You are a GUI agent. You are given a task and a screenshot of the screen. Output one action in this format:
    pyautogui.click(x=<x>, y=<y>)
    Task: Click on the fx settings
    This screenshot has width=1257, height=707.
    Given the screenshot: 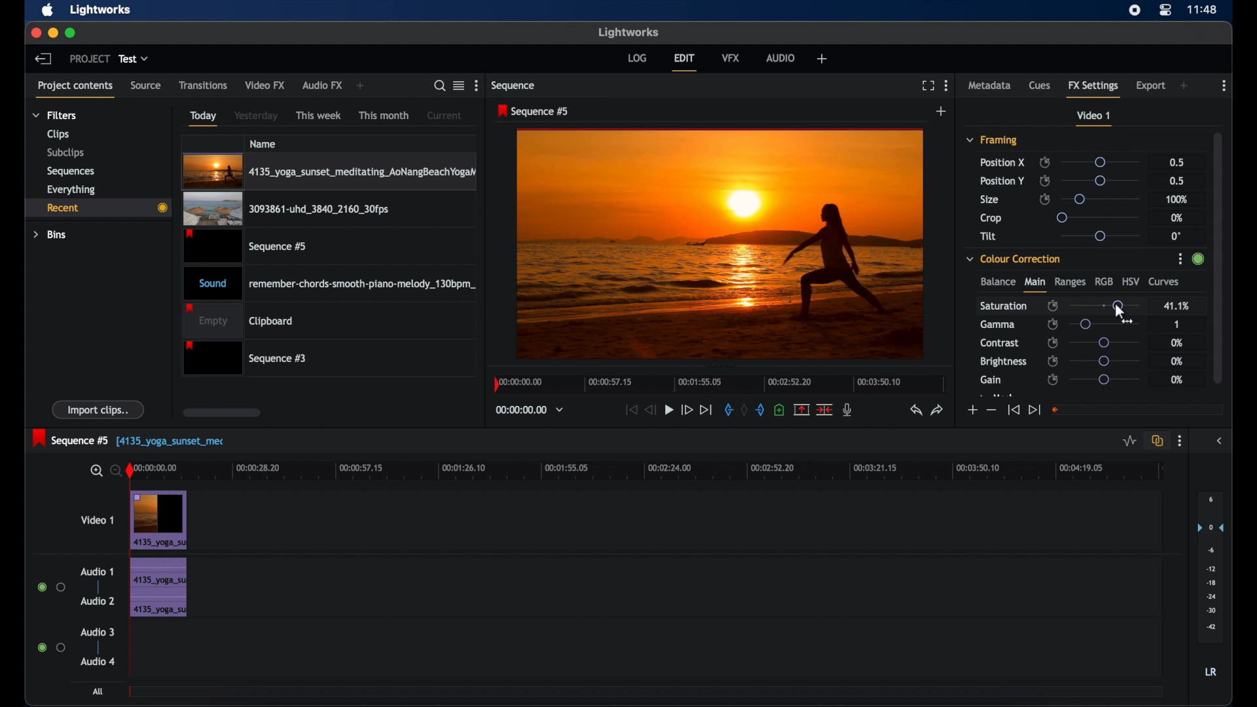 What is the action you would take?
    pyautogui.click(x=1095, y=88)
    